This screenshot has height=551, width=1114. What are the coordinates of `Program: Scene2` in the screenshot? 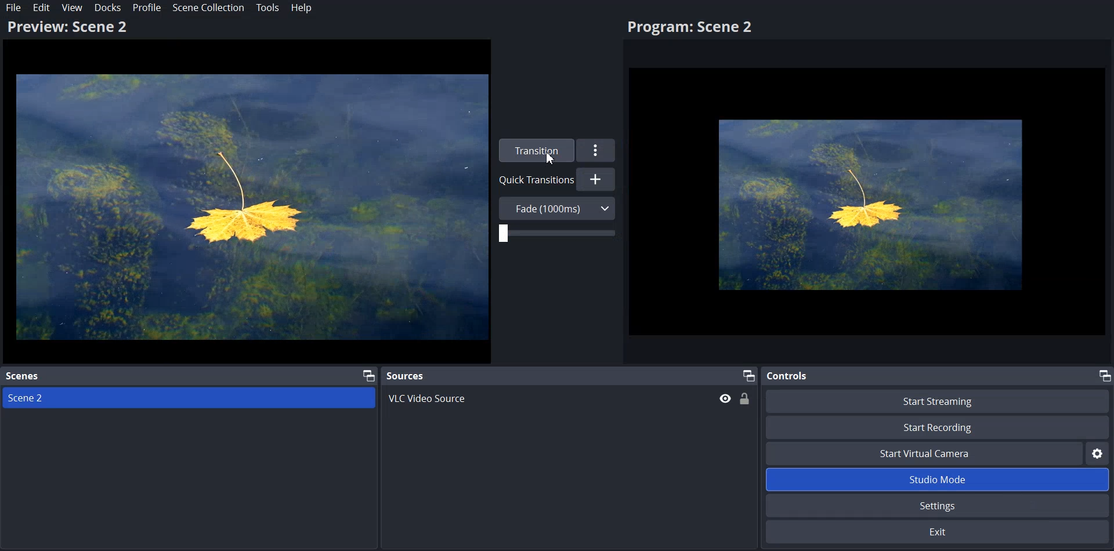 It's located at (695, 28).